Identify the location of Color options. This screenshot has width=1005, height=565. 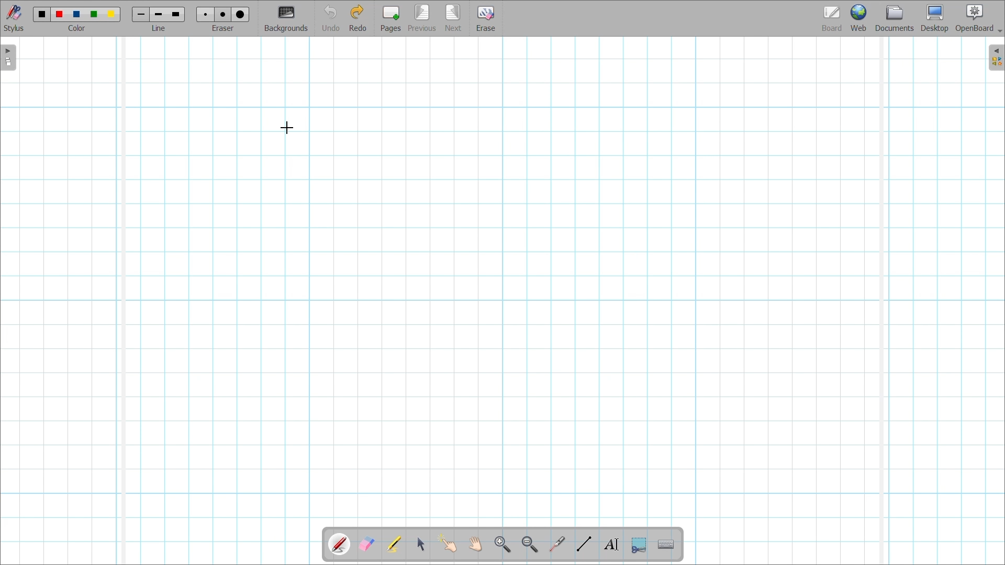
(77, 15).